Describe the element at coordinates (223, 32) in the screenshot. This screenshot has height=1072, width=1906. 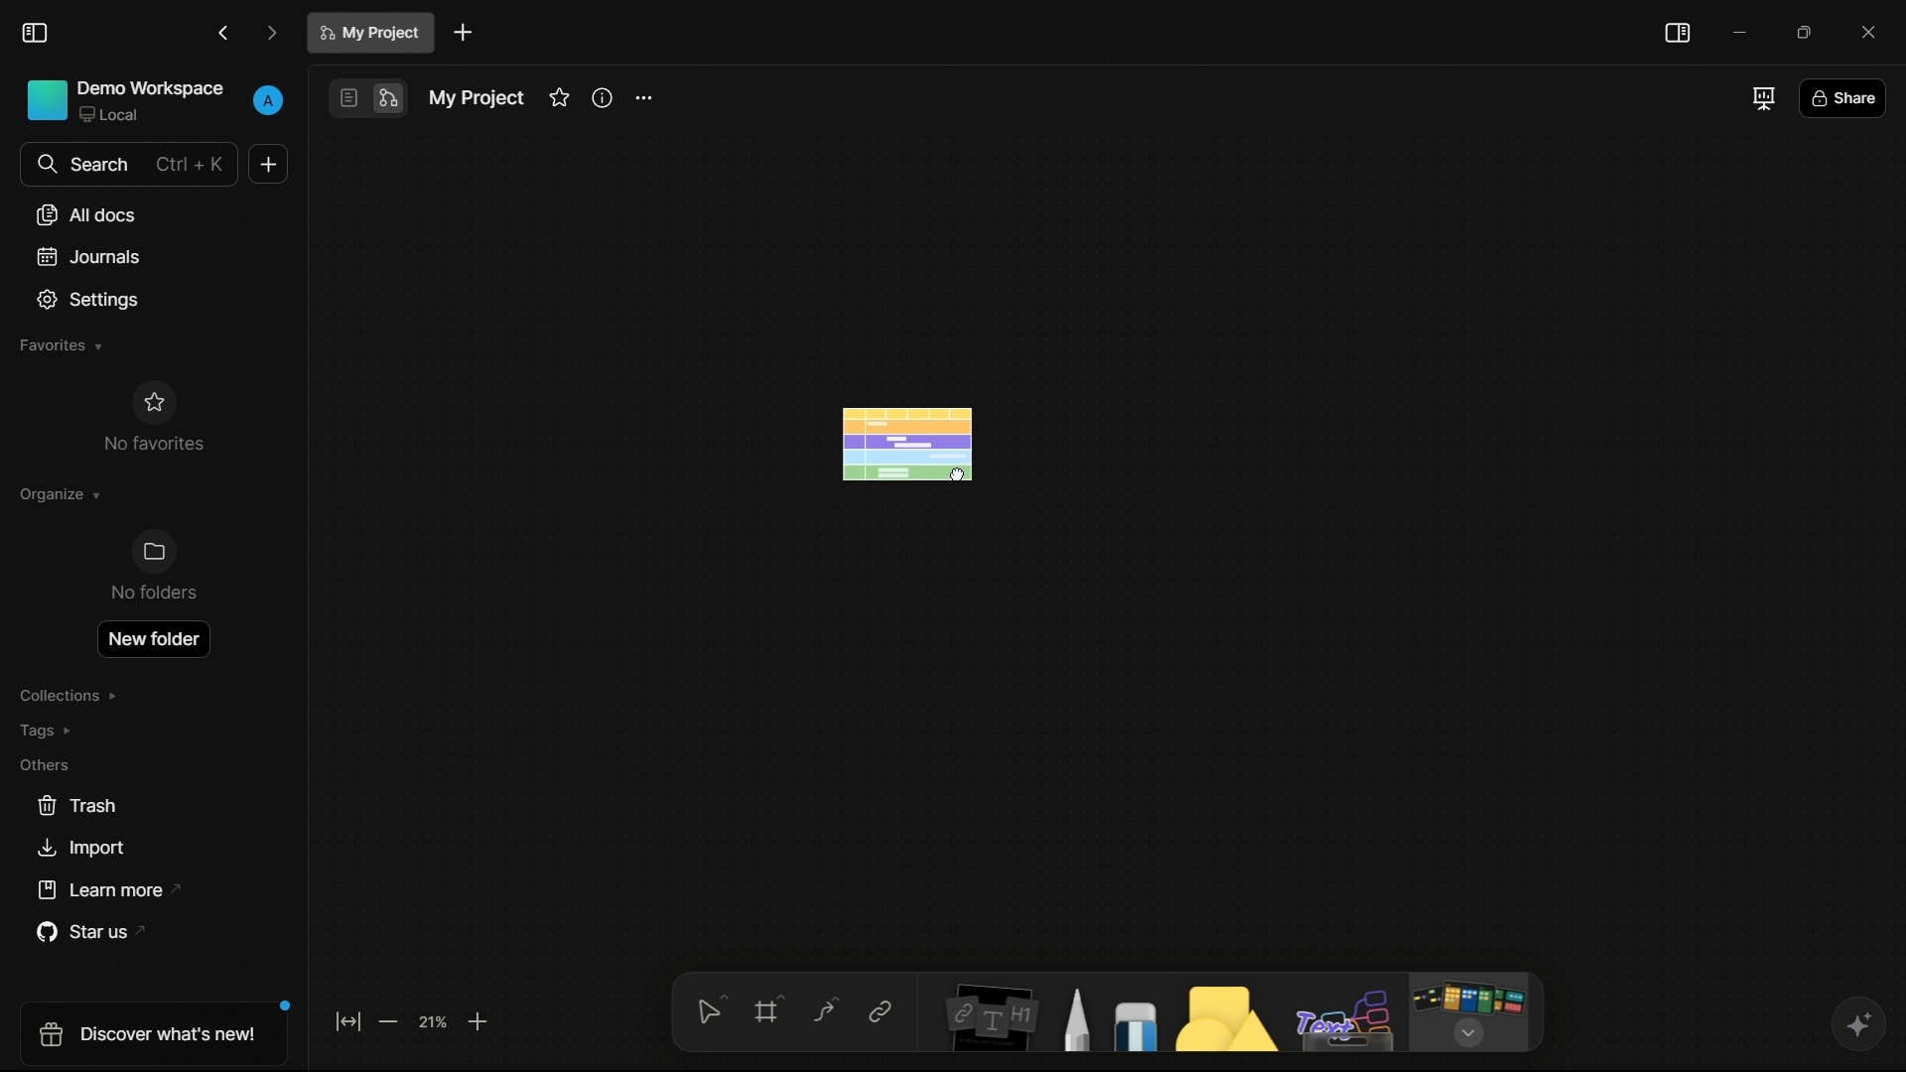
I see `back` at that location.